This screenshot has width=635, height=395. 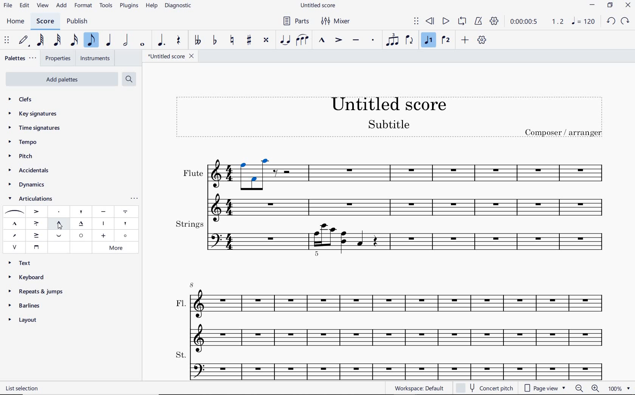 What do you see at coordinates (142, 45) in the screenshot?
I see `WHOLE NOTE` at bounding box center [142, 45].